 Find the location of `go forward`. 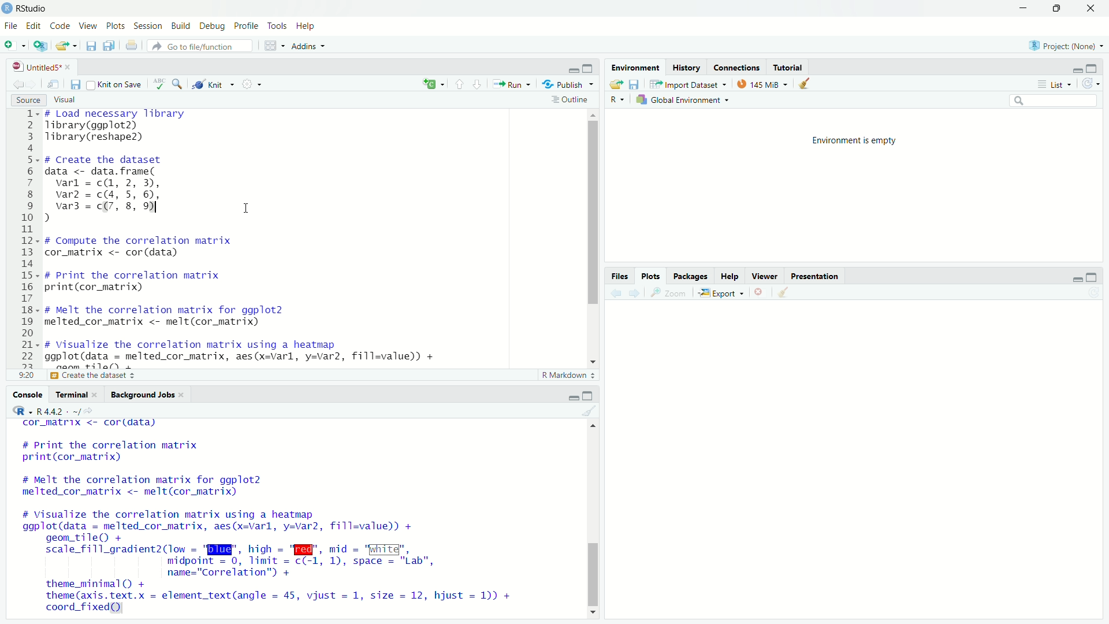

go forward is located at coordinates (35, 84).